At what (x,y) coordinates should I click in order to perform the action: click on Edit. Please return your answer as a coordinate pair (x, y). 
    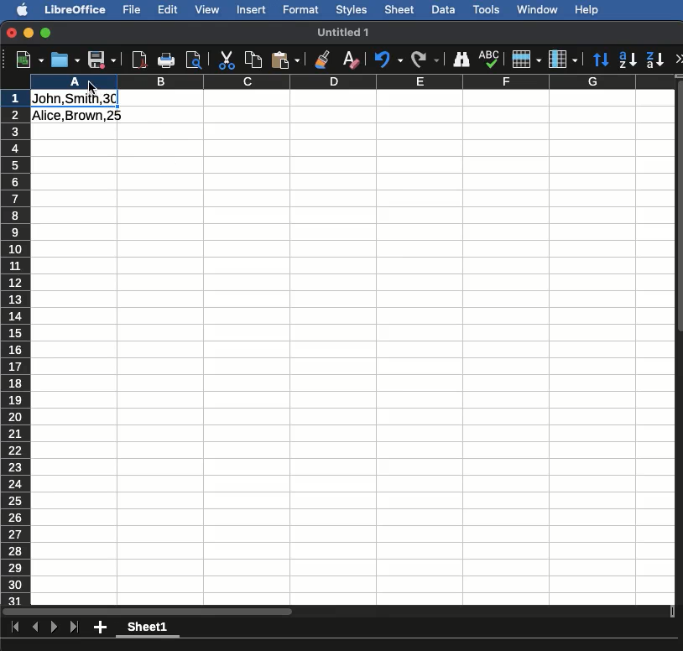
    Looking at the image, I should click on (168, 8).